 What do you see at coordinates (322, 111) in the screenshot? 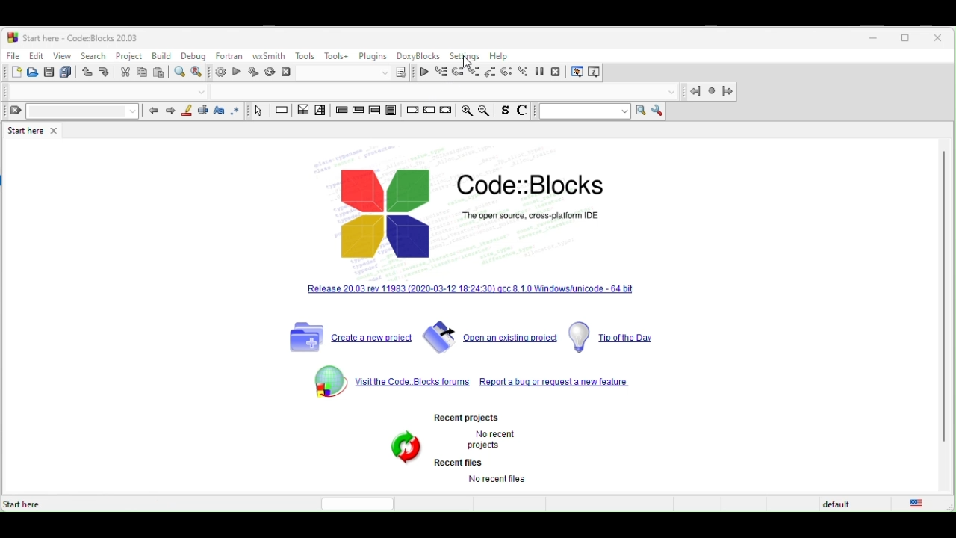
I see `selection` at bounding box center [322, 111].